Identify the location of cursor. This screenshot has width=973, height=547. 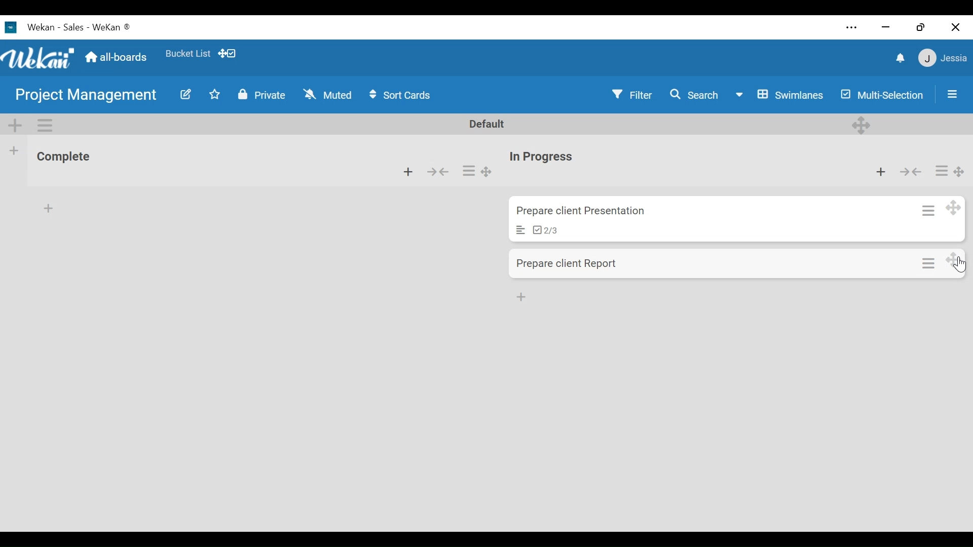
(960, 267).